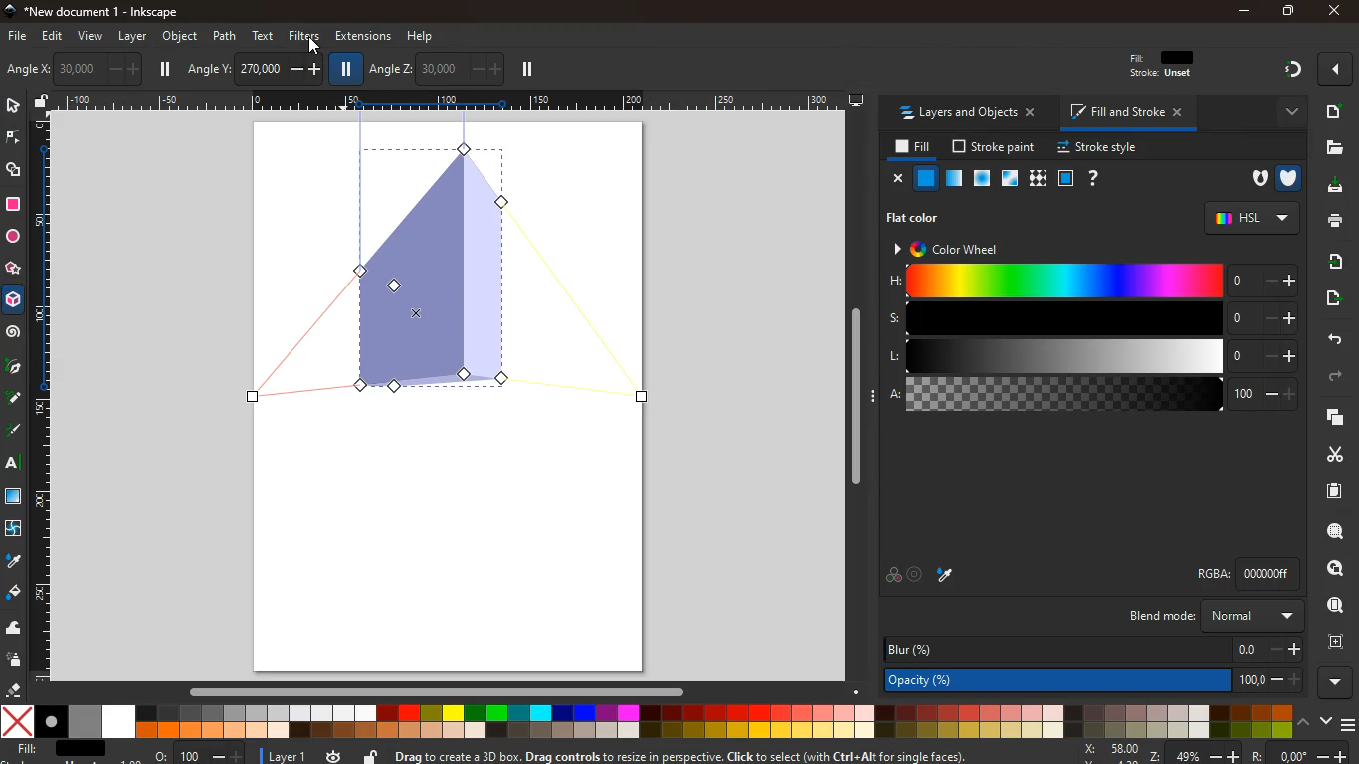 Image resolution: width=1359 pixels, height=764 pixels. Describe the element at coordinates (265, 35) in the screenshot. I see `text` at that location.